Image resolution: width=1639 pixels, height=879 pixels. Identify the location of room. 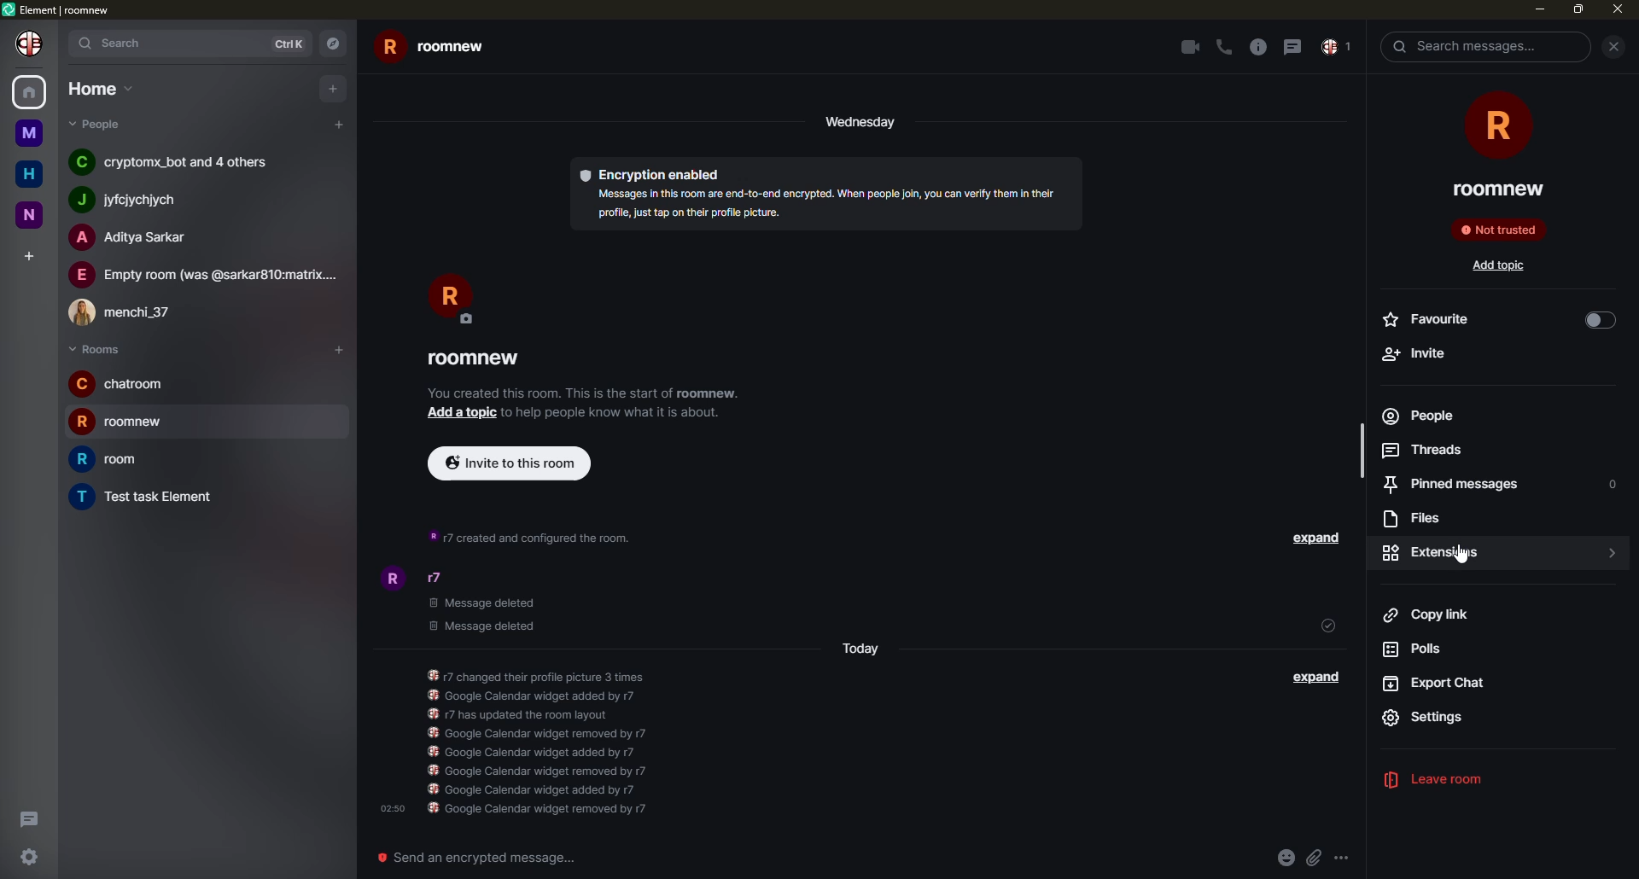
(108, 460).